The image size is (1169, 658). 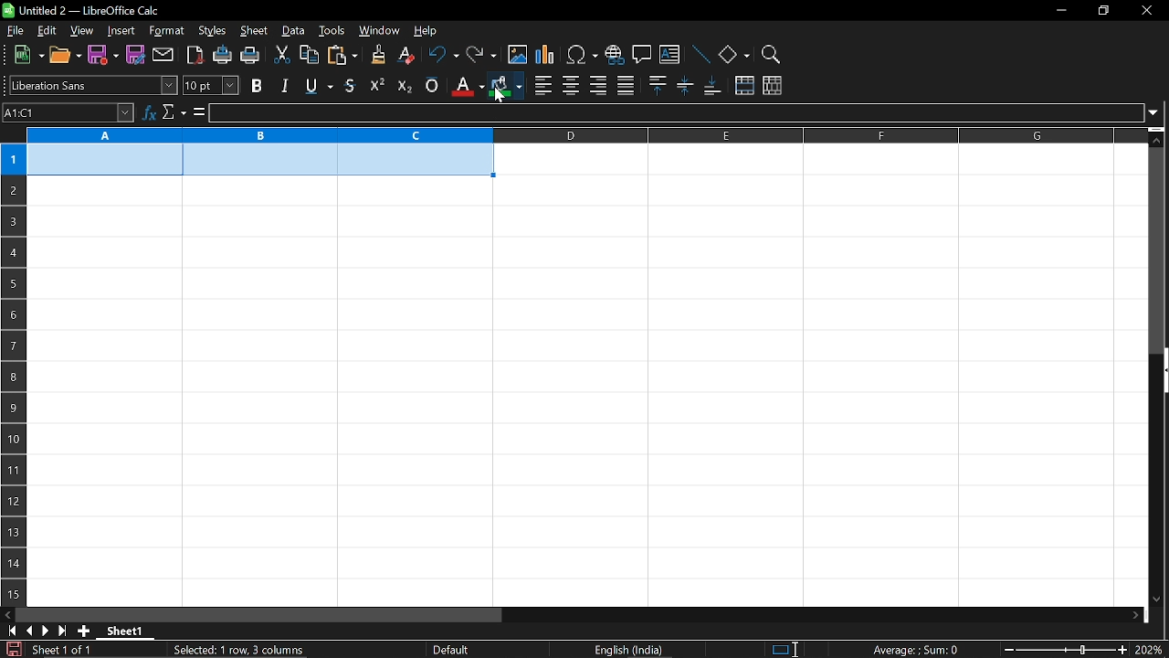 I want to click on open, so click(x=65, y=57).